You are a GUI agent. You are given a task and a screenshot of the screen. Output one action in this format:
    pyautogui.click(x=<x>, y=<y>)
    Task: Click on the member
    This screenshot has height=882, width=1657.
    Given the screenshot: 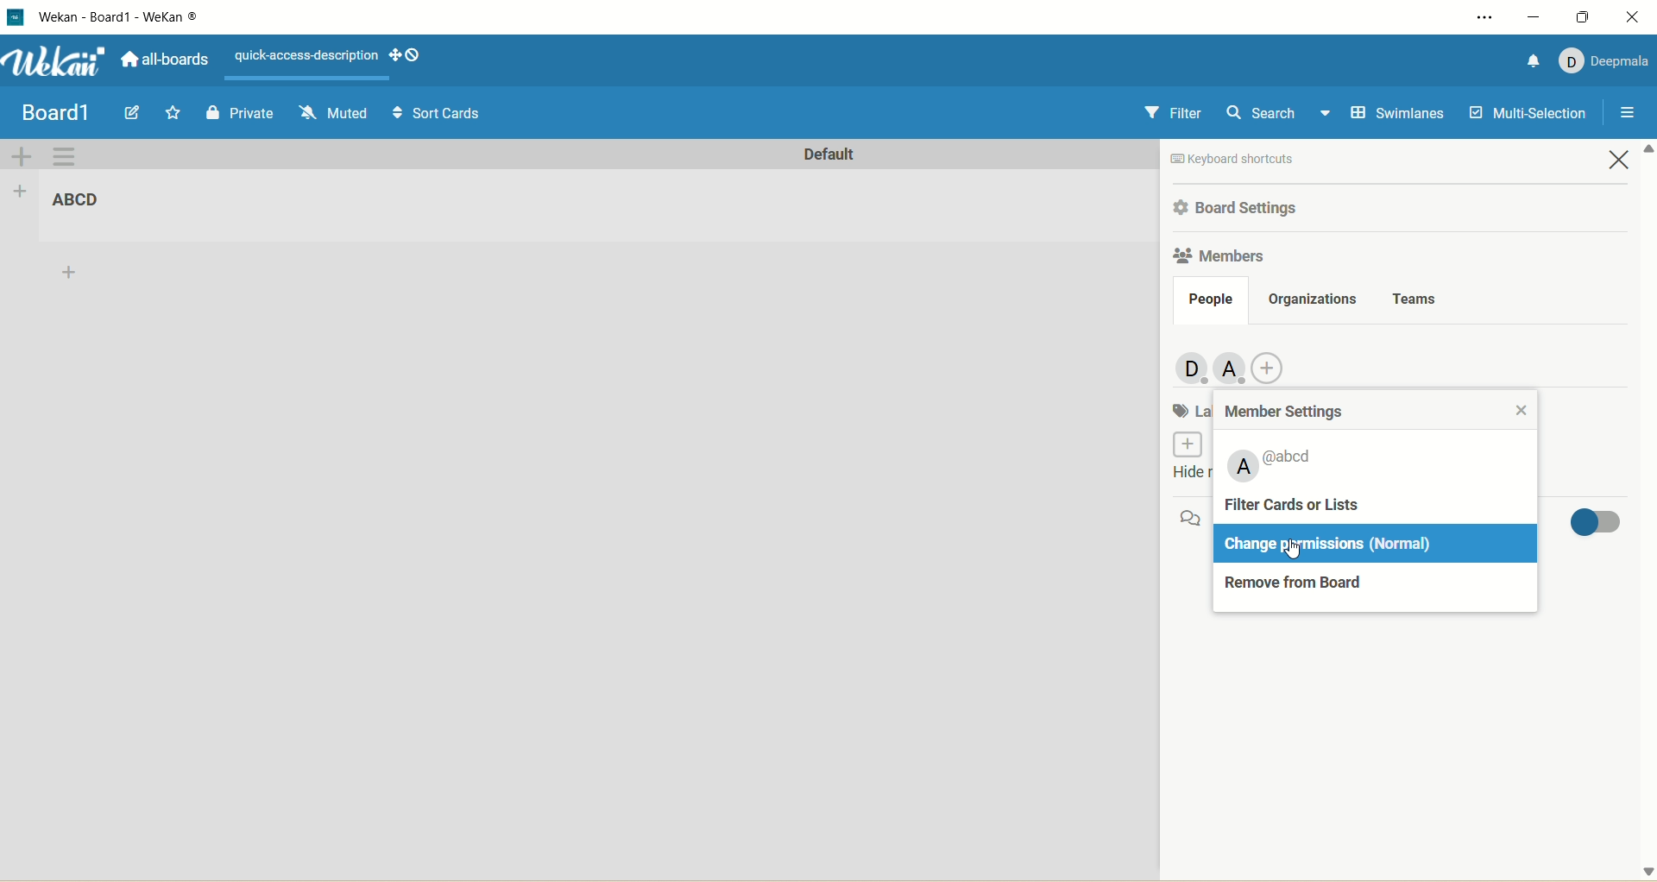 What is the action you would take?
    pyautogui.click(x=1271, y=463)
    